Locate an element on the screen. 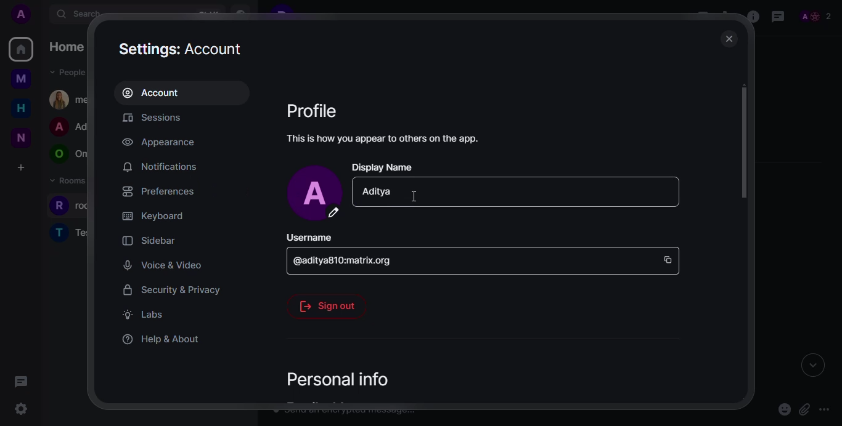 The height and width of the screenshot is (426, 842). create a space is located at coordinates (20, 169).